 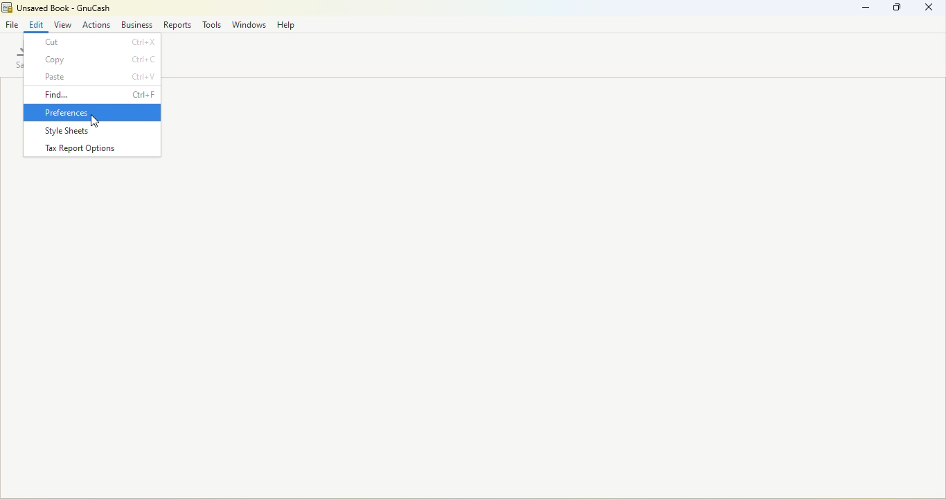 What do you see at coordinates (212, 24) in the screenshot?
I see `Tools` at bounding box center [212, 24].